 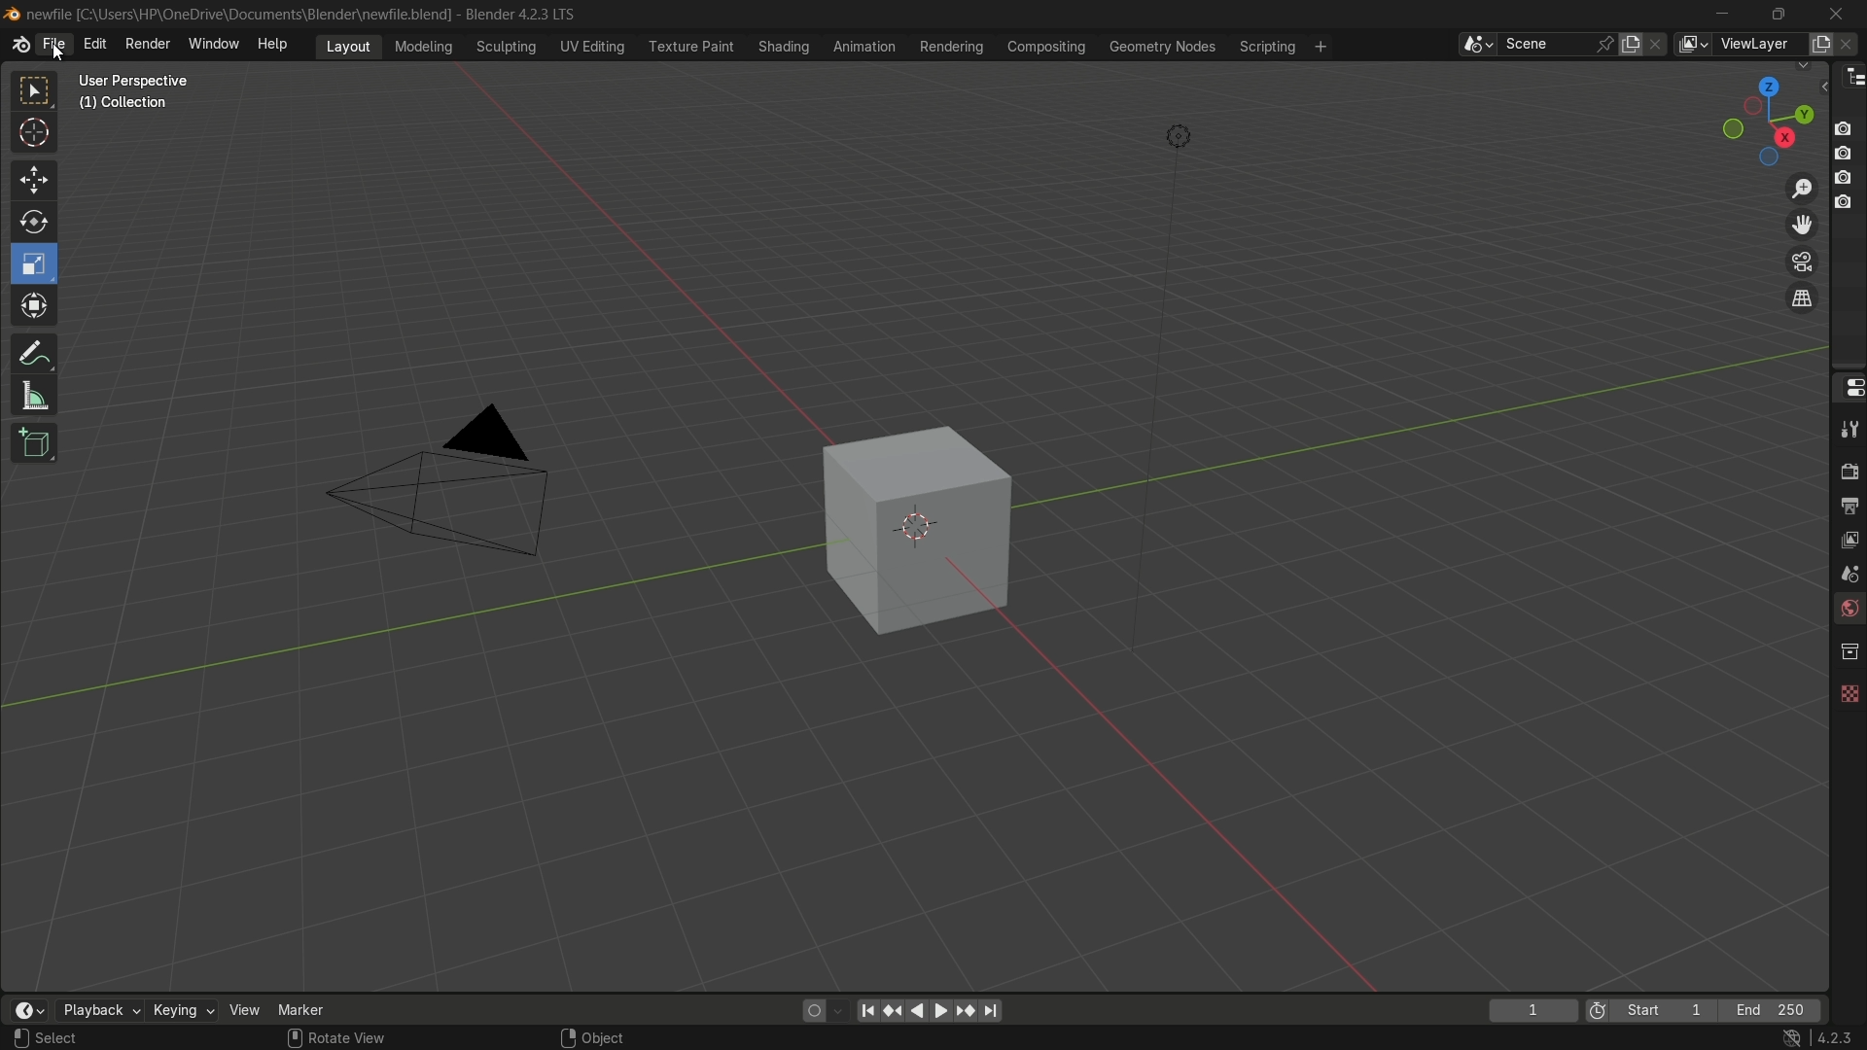 What do you see at coordinates (182, 1012) in the screenshot?
I see `keying` at bounding box center [182, 1012].